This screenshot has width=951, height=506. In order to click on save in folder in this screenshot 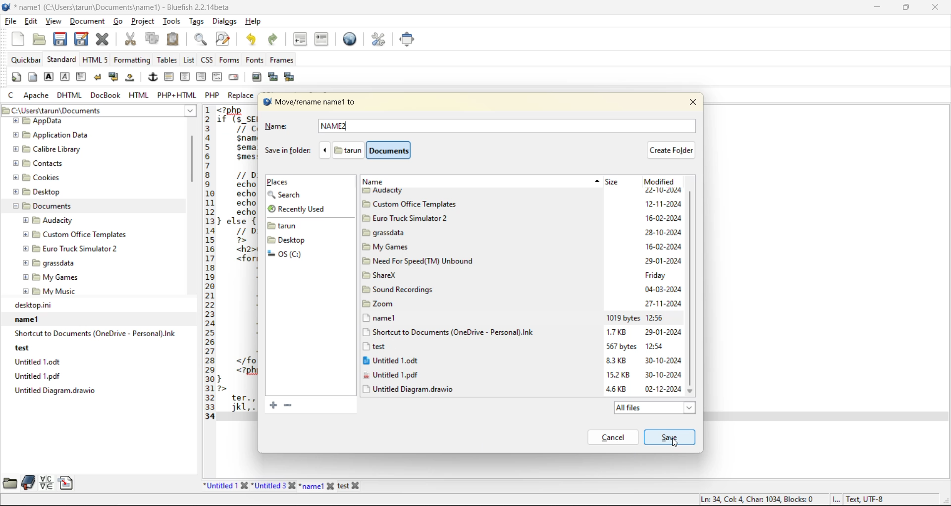, I will do `click(284, 150)`.